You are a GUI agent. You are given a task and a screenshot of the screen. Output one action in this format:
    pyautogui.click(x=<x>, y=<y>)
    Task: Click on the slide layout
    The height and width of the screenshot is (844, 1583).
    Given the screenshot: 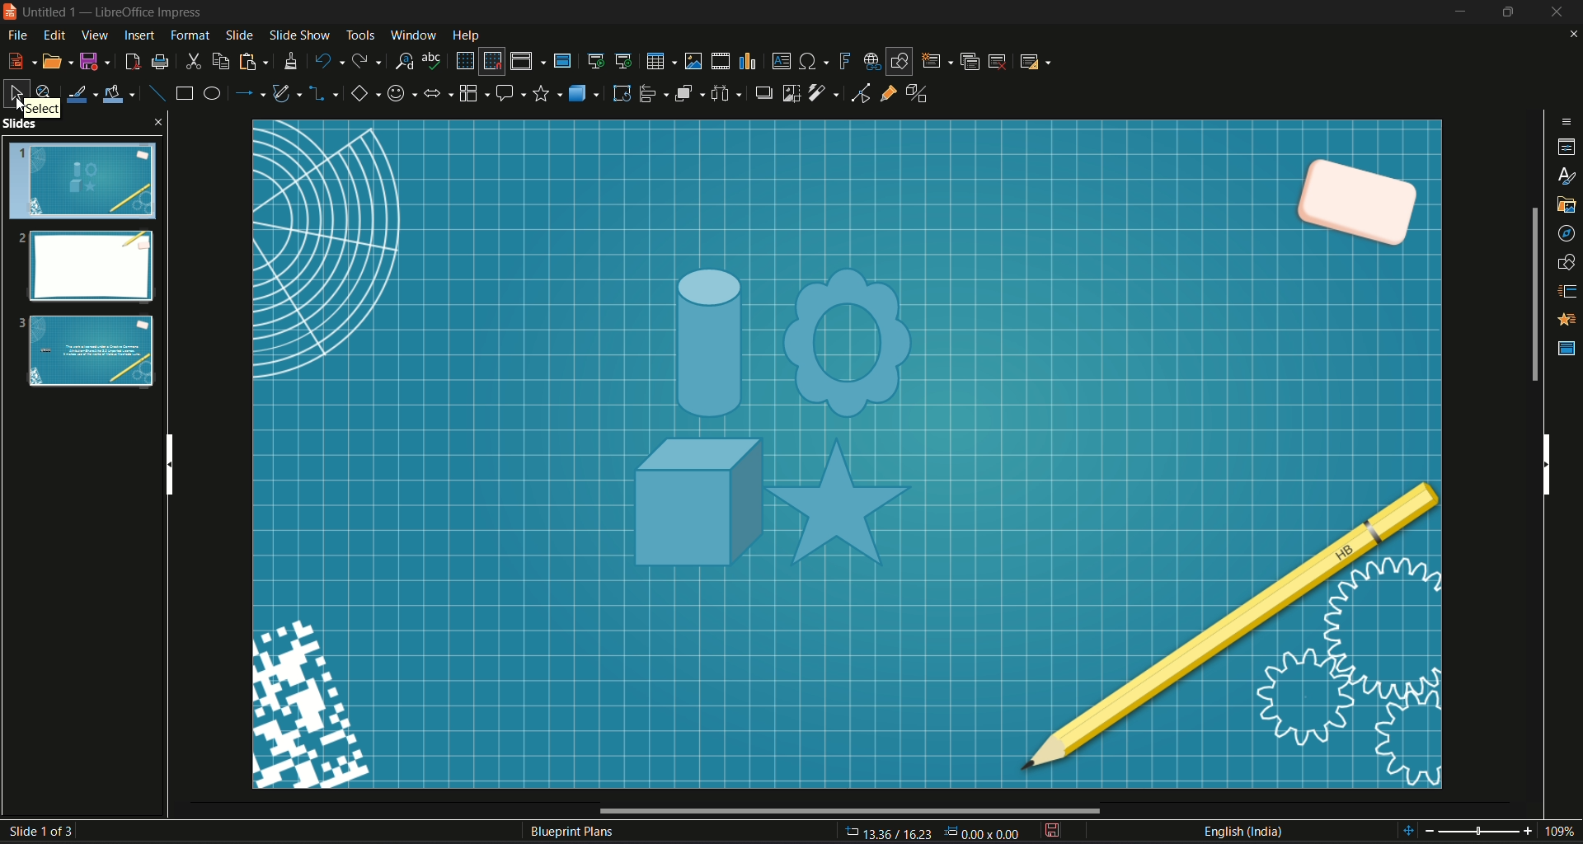 What is the action you would take?
    pyautogui.click(x=1033, y=61)
    